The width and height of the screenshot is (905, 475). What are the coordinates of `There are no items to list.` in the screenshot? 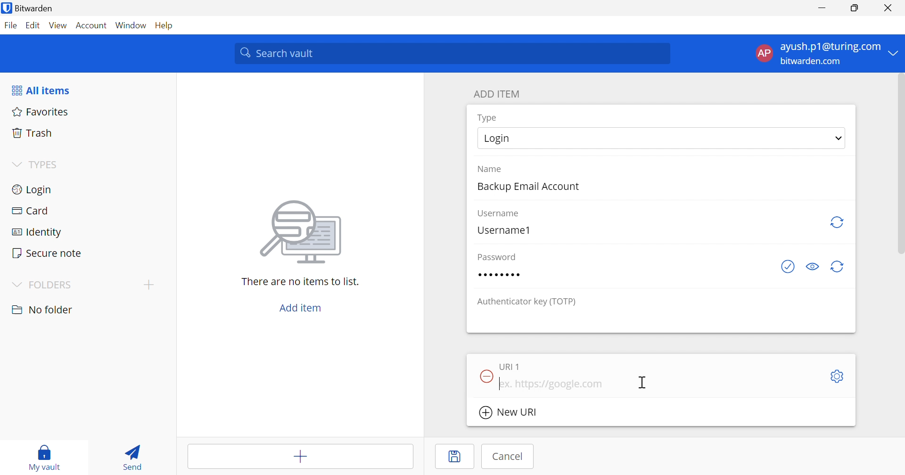 It's located at (300, 281).